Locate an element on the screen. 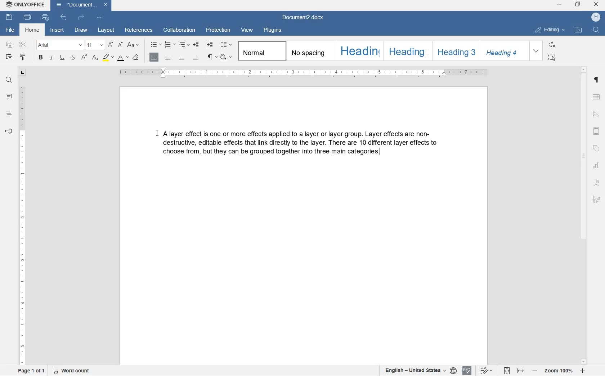 This screenshot has height=376, width=605. feedback & support is located at coordinates (8, 131).